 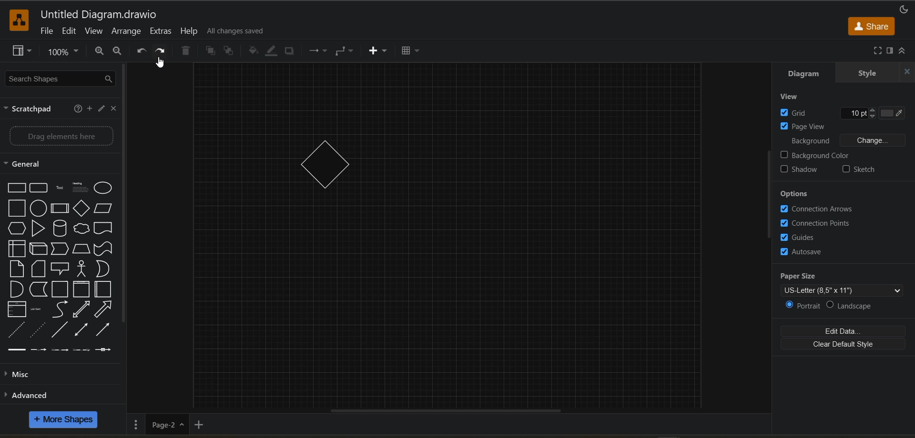 I want to click on help, so click(x=79, y=109).